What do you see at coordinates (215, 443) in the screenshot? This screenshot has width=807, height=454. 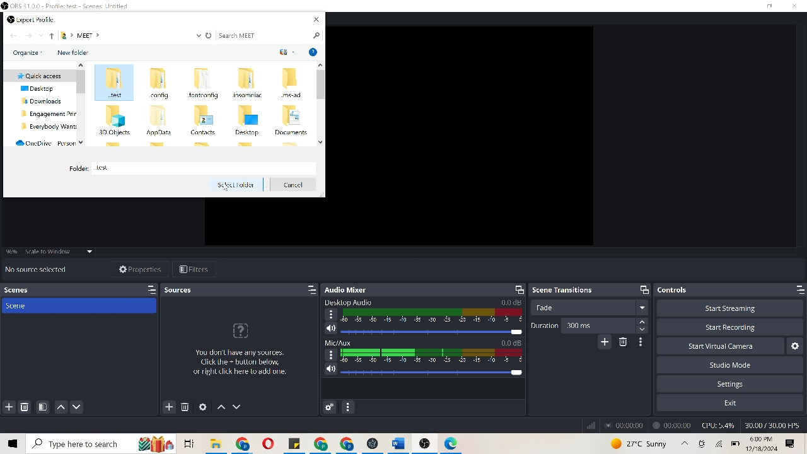 I see `folder` at bounding box center [215, 443].